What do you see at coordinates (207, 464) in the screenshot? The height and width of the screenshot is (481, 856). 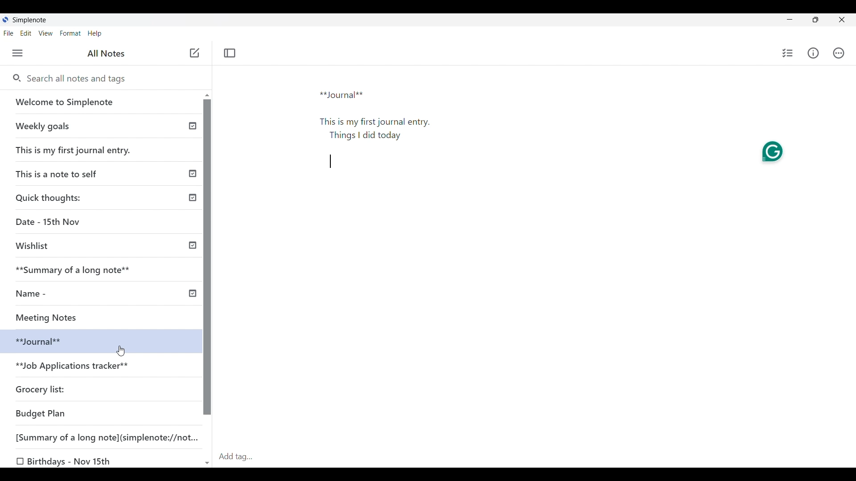 I see `Quick slide to bottom` at bounding box center [207, 464].